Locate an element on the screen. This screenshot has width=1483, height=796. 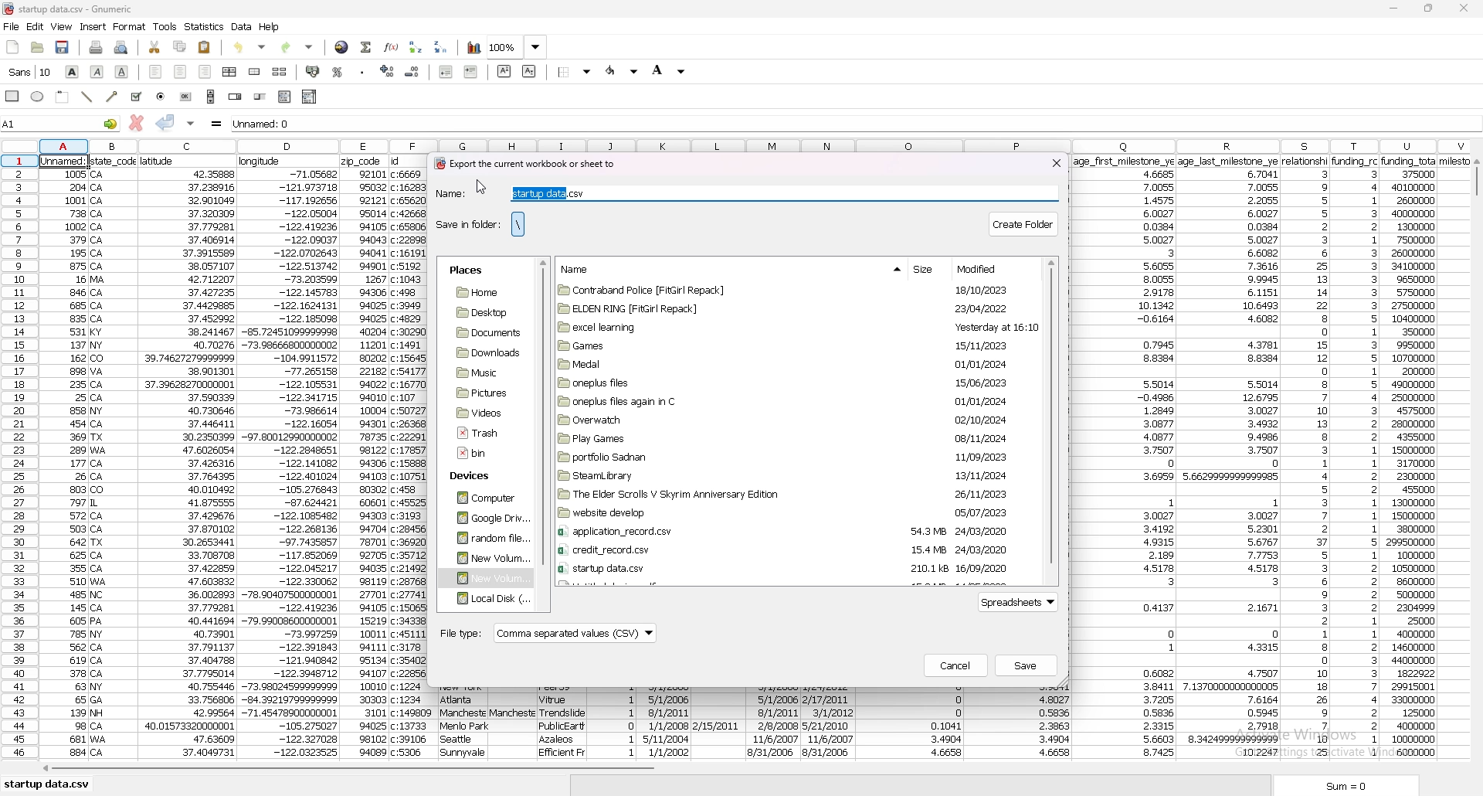
size is located at coordinates (926, 270).